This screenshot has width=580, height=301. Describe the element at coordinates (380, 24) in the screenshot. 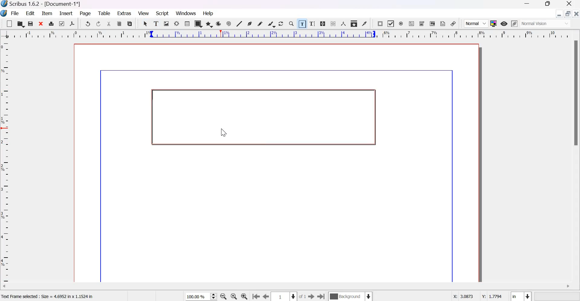

I see `PDF push button` at that location.